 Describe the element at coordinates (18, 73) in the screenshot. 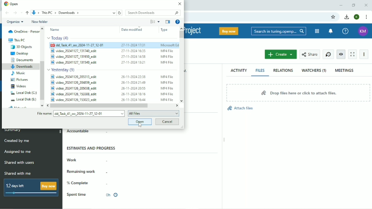

I see `Music` at that location.